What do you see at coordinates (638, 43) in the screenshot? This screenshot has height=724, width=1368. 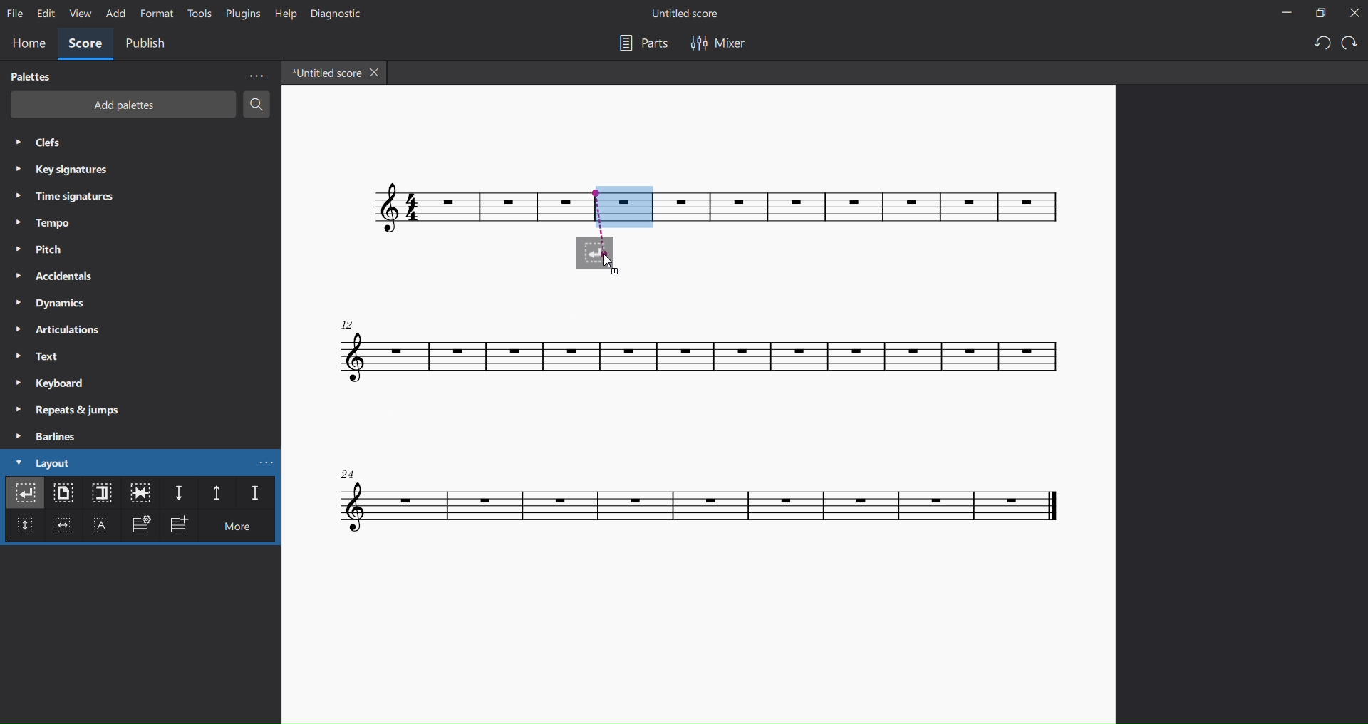 I see `parts` at bounding box center [638, 43].